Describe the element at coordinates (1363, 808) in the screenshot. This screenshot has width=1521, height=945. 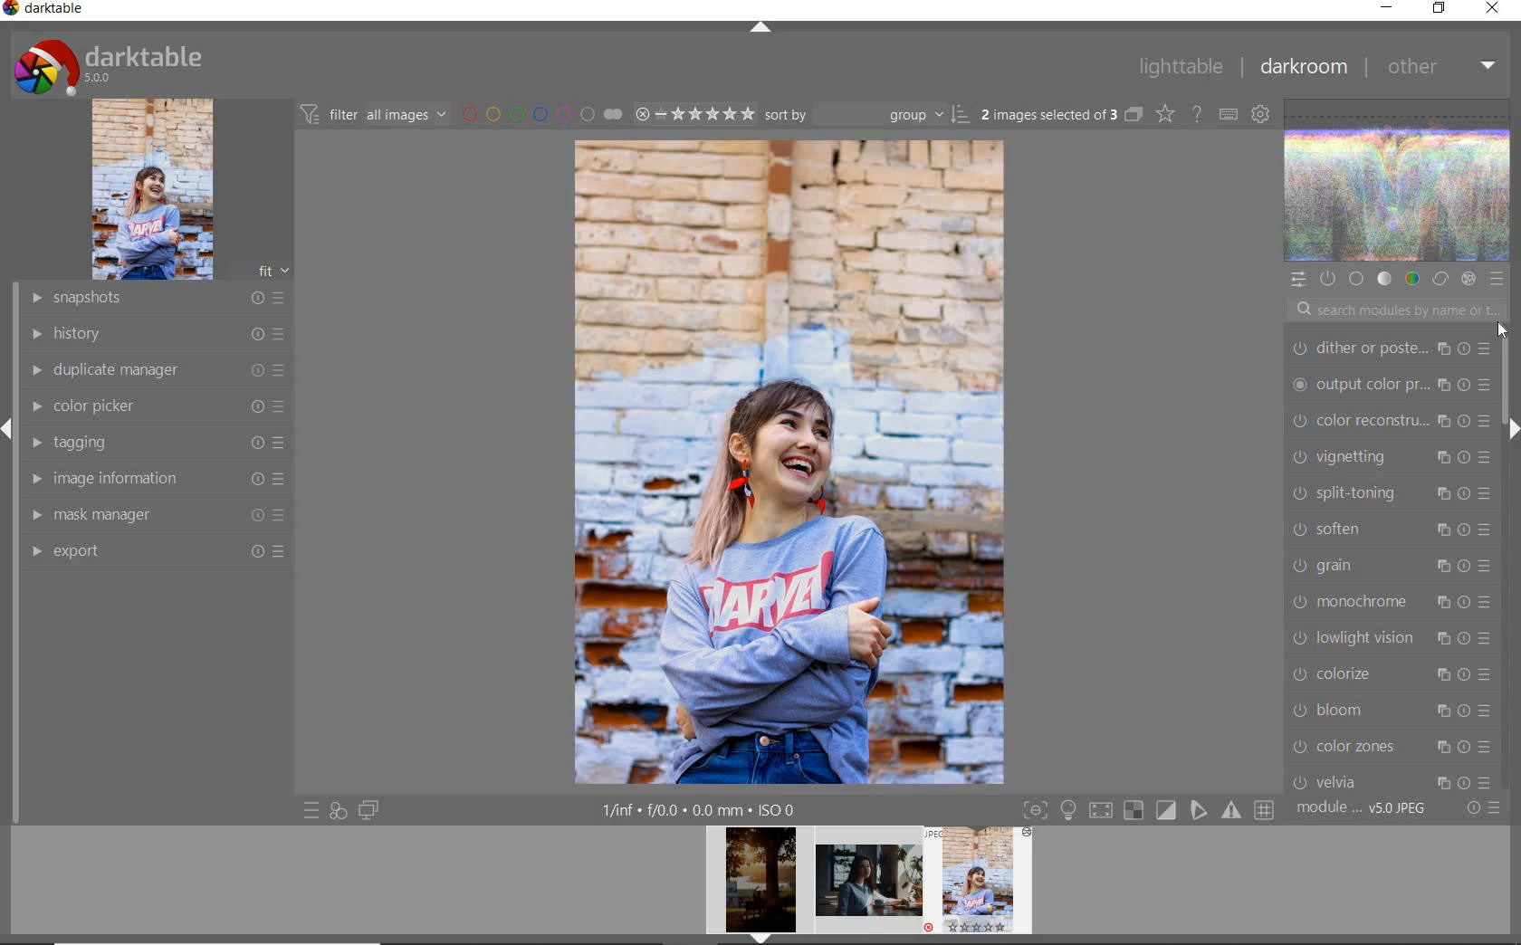
I see `module order` at that location.